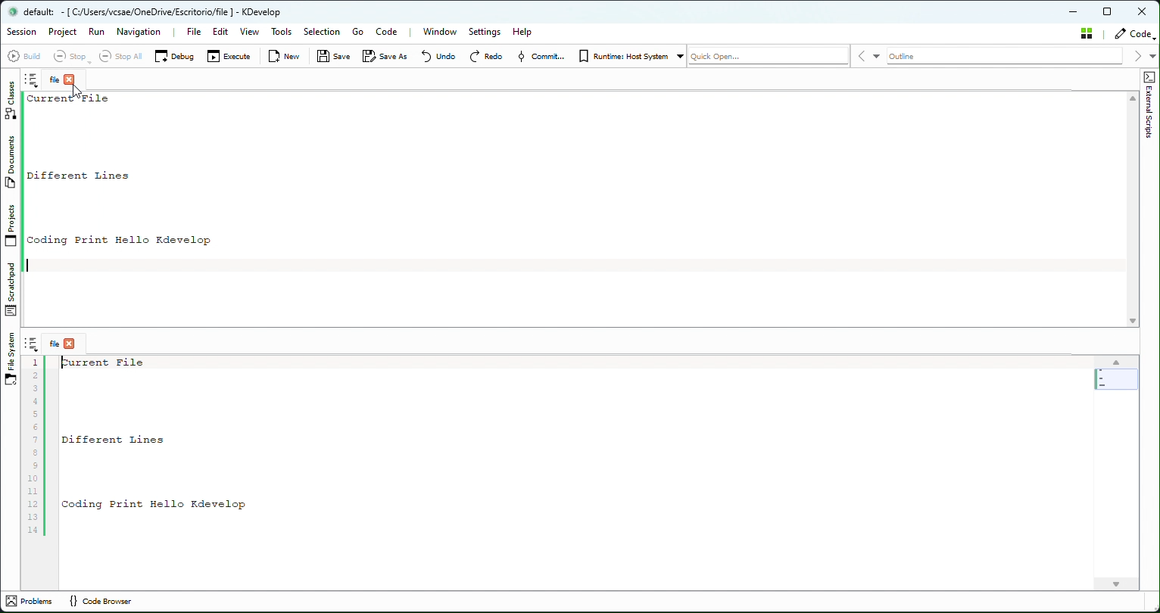  What do you see at coordinates (1077, 10) in the screenshot?
I see `Minimize` at bounding box center [1077, 10].